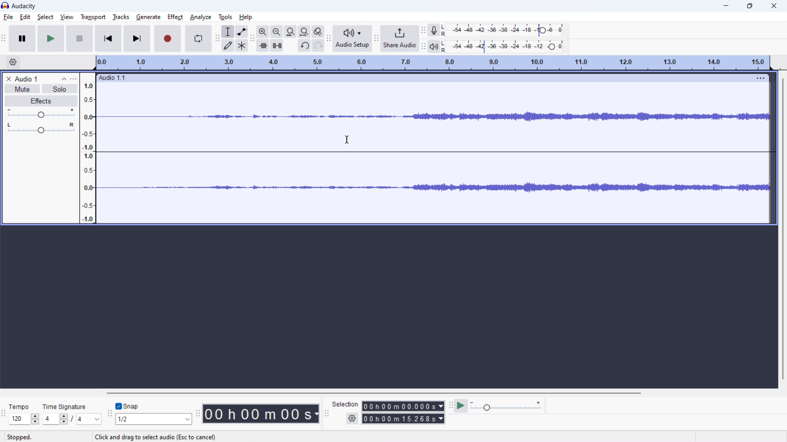  Describe the element at coordinates (175, 17) in the screenshot. I see `effect` at that location.